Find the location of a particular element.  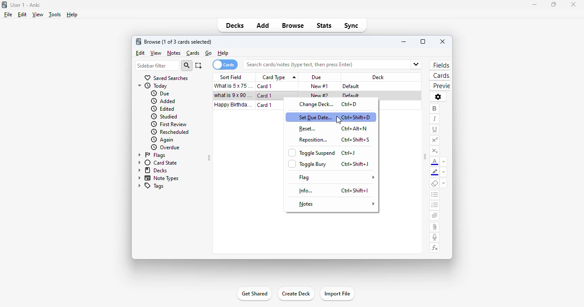

remove formatting is located at coordinates (435, 183).